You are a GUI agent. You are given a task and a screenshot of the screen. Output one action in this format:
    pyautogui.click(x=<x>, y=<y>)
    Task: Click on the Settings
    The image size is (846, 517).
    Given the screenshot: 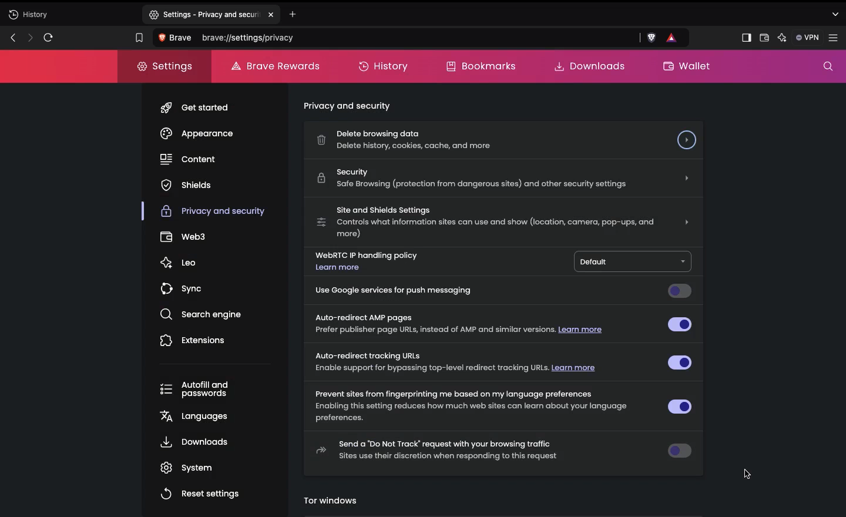 What is the action you would take?
    pyautogui.click(x=166, y=66)
    